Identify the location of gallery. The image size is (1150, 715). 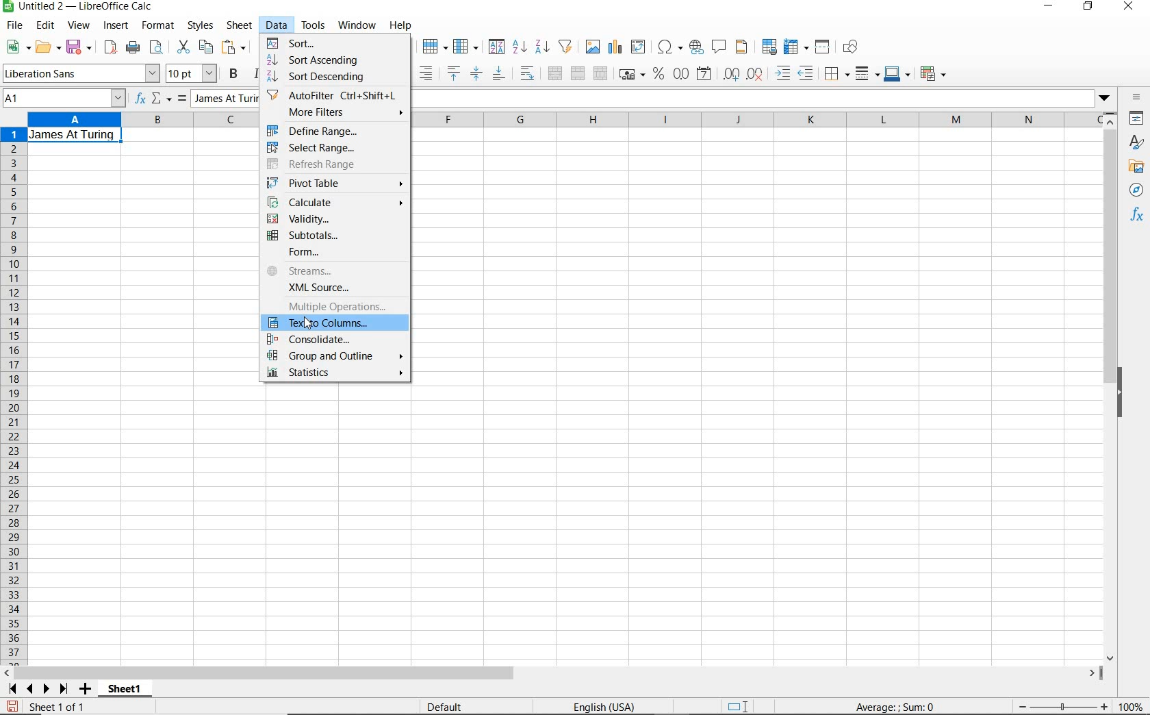
(1136, 168).